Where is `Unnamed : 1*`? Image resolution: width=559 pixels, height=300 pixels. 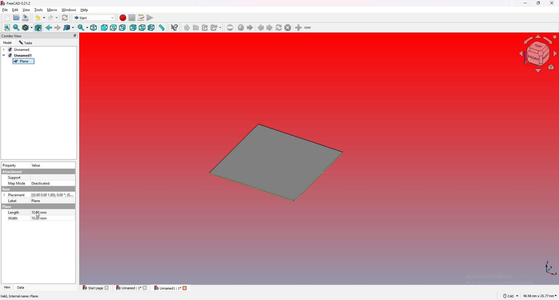 Unnamed : 1* is located at coordinates (132, 288).